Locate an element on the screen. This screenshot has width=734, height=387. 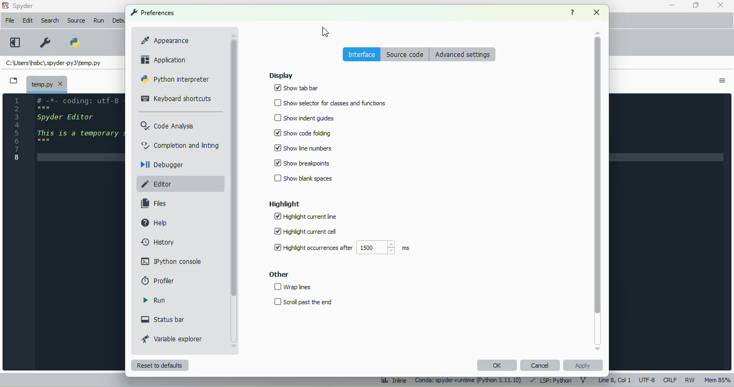
show code folding is located at coordinates (301, 133).